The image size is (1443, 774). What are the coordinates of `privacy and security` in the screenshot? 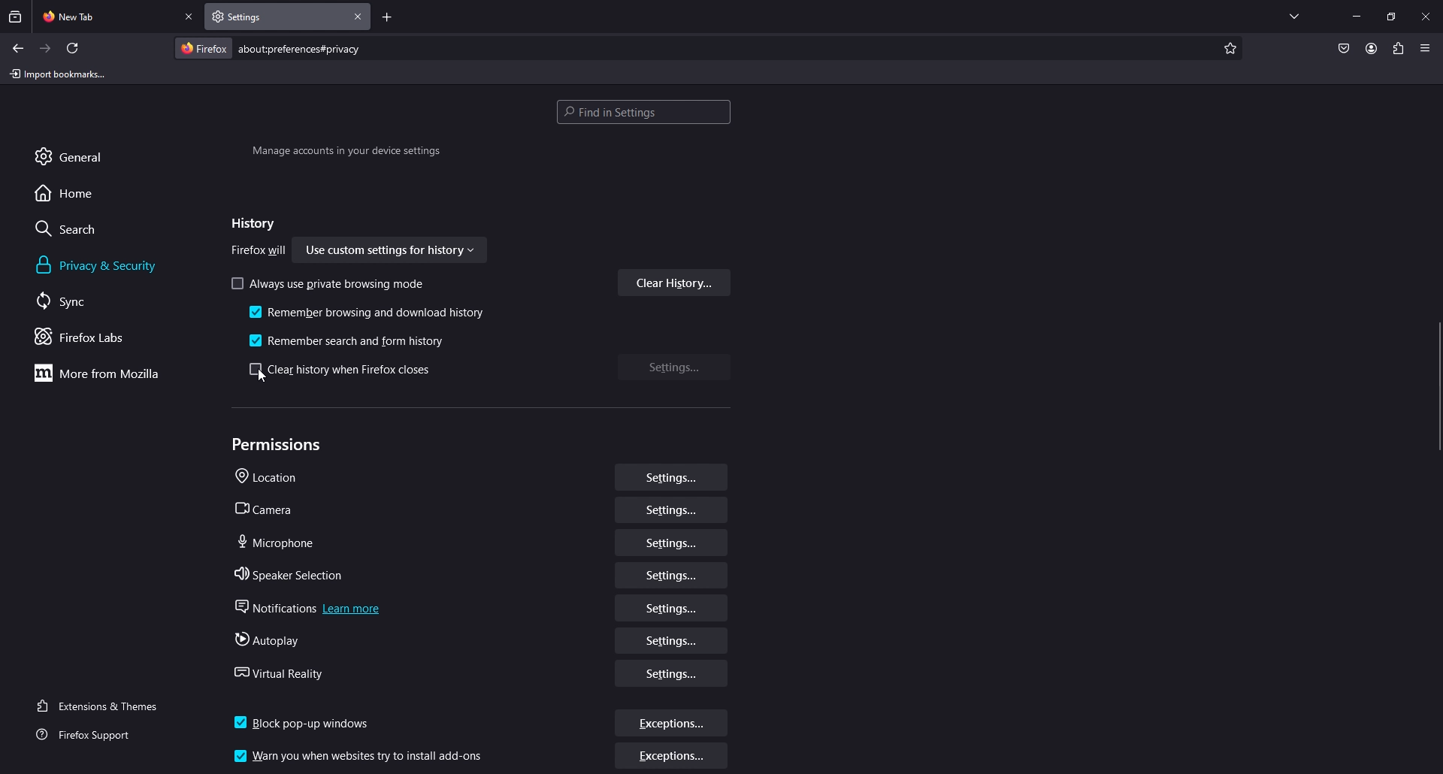 It's located at (100, 265).